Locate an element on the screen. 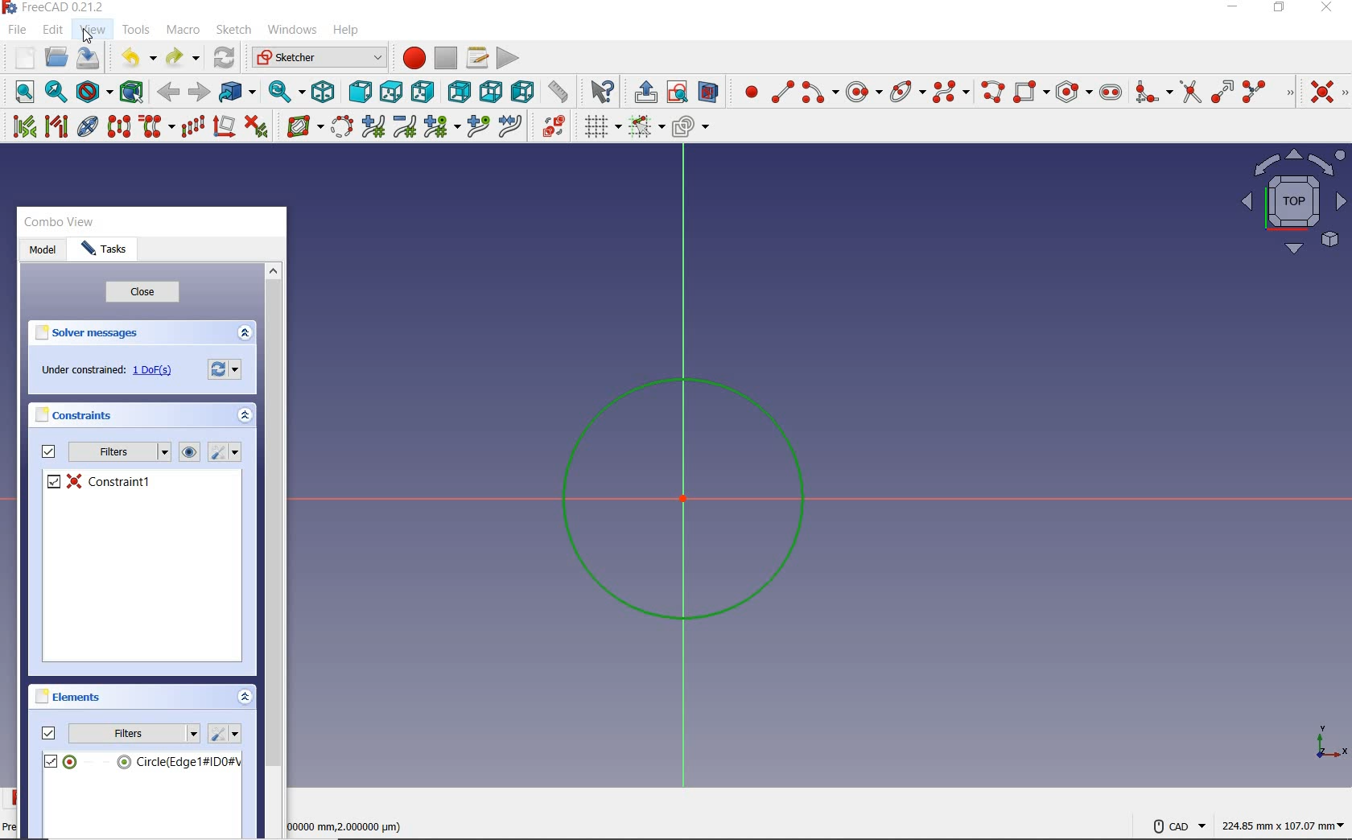 The width and height of the screenshot is (1352, 840). select associated constraints is located at coordinates (19, 125).